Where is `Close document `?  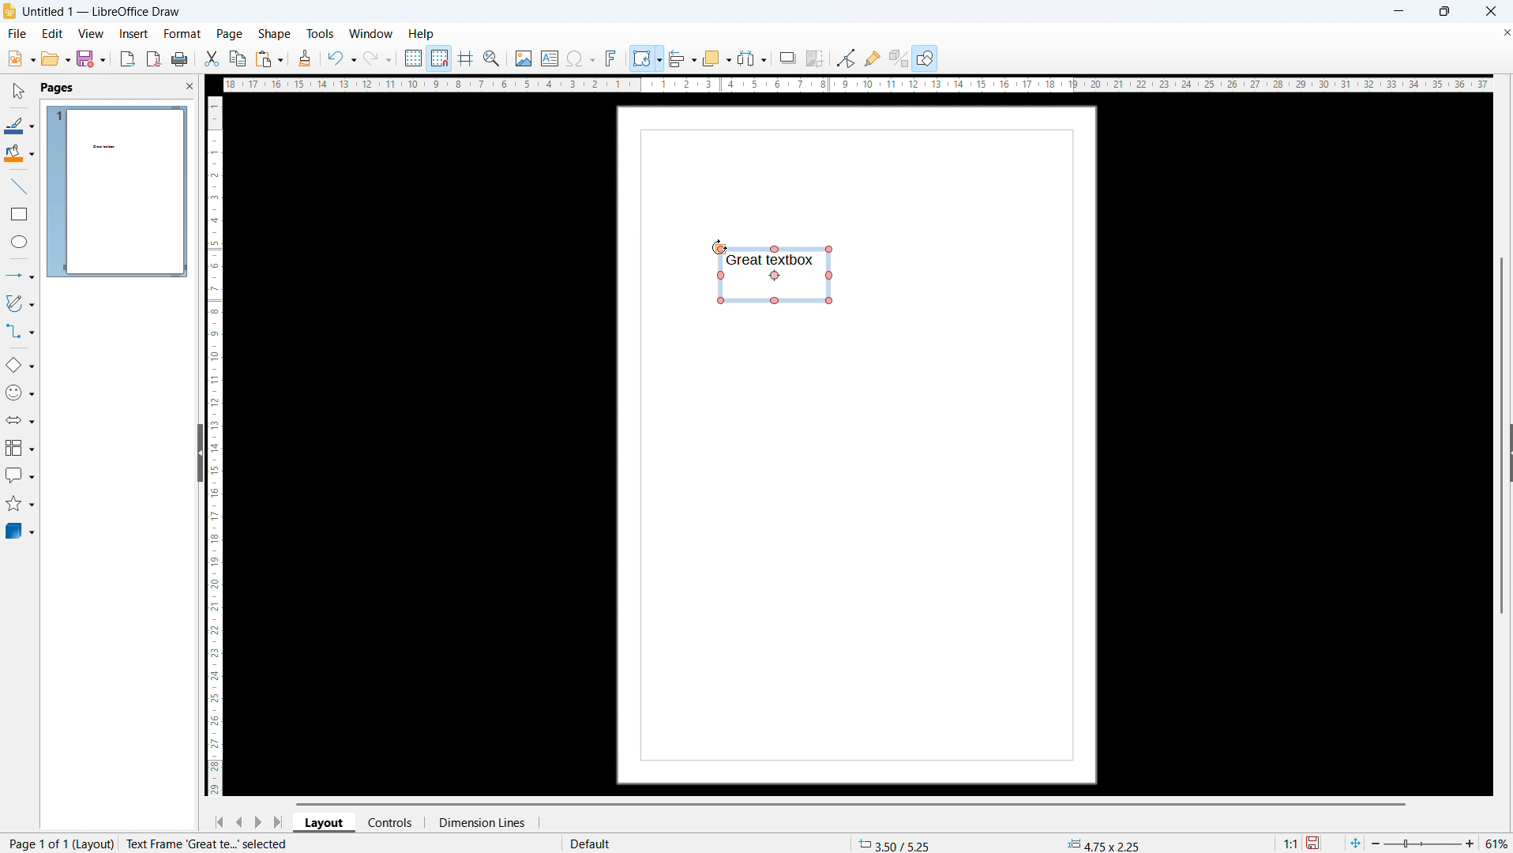 Close document  is located at coordinates (1504, 32).